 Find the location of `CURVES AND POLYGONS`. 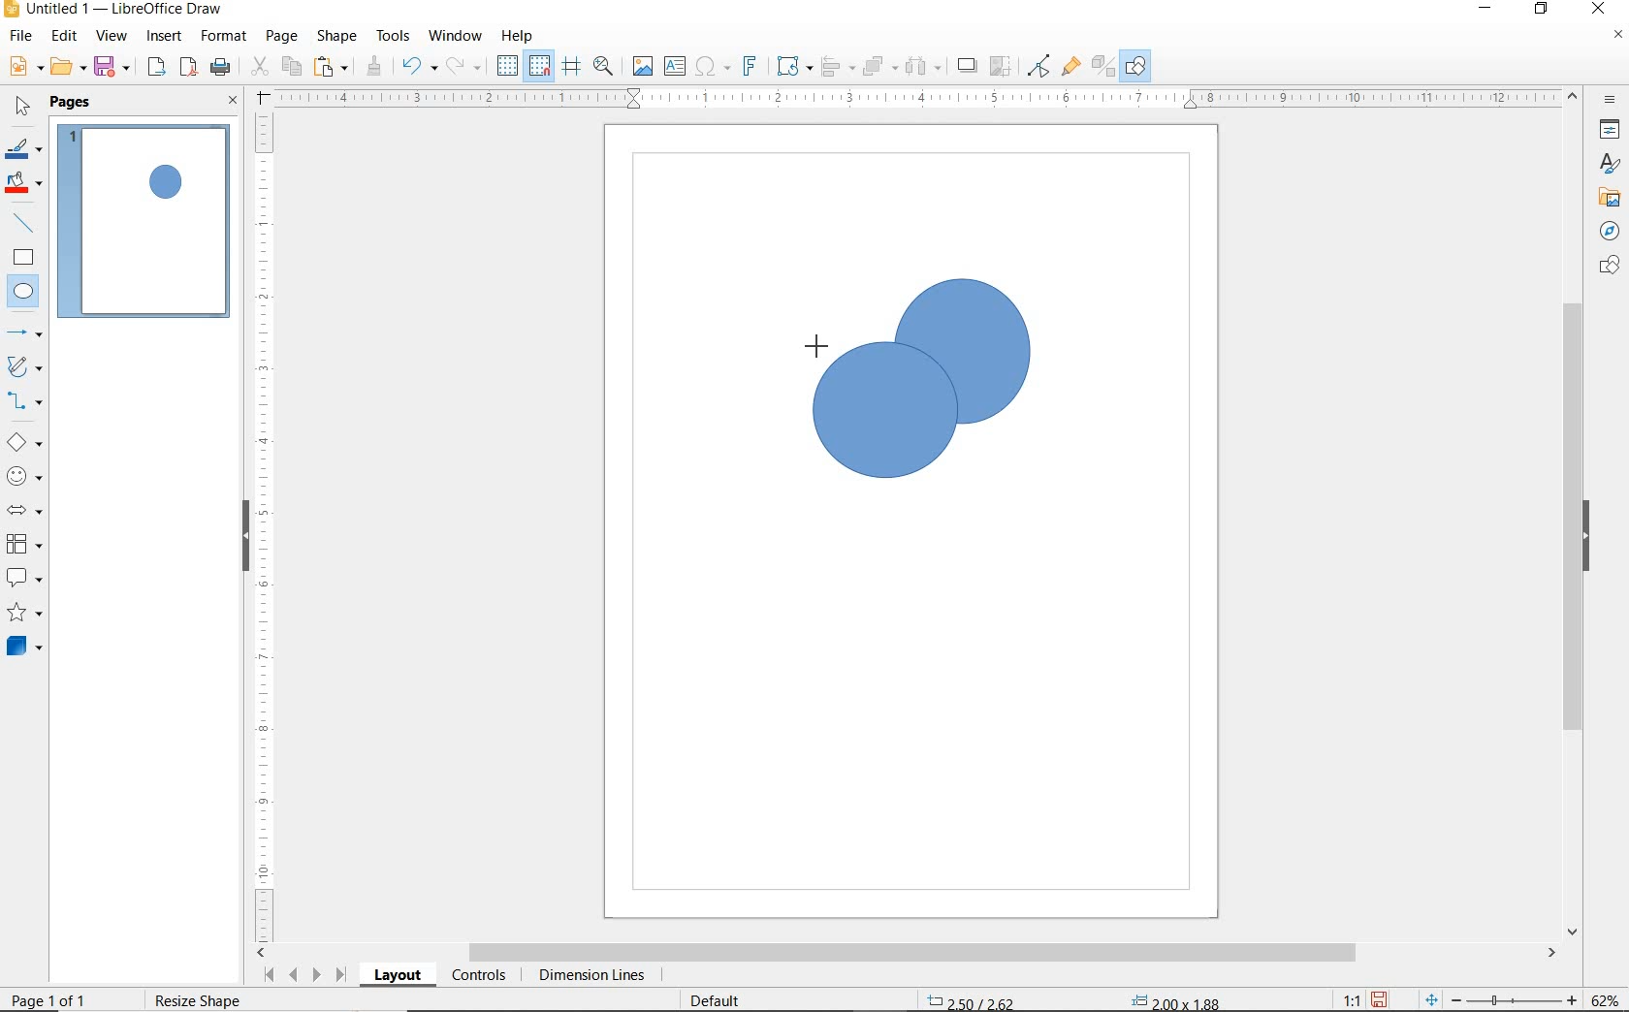

CURVES AND POLYGONS is located at coordinates (23, 368).